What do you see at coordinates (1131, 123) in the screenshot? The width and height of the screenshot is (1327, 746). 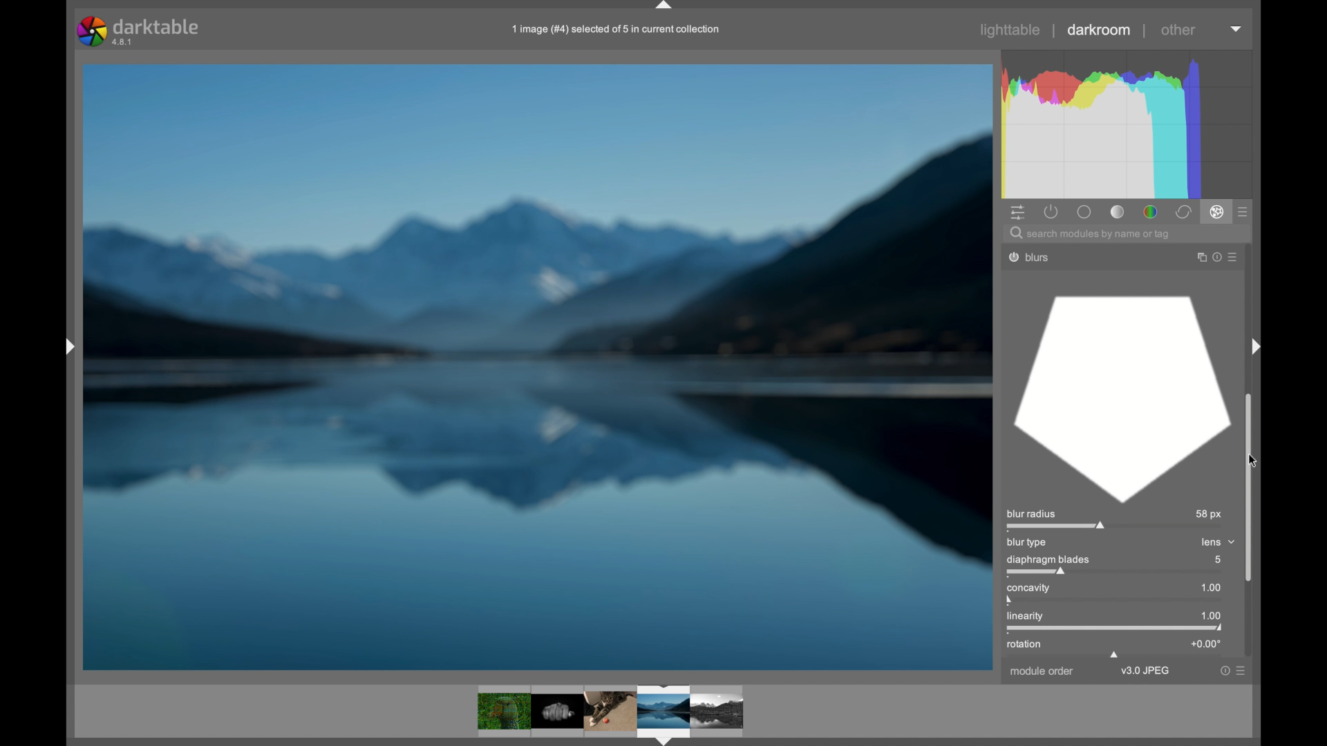 I see `histogram` at bounding box center [1131, 123].